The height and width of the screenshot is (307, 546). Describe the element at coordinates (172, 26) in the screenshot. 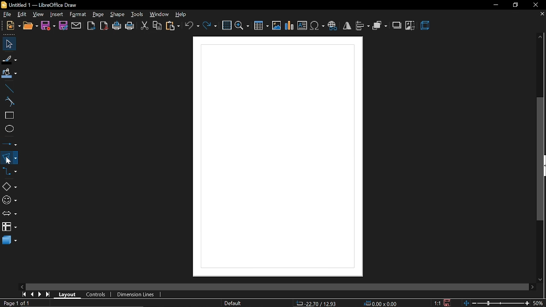

I see `paste` at that location.